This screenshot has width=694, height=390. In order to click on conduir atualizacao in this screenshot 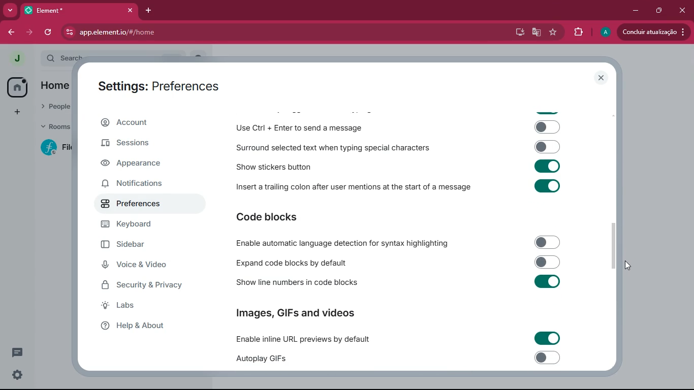, I will do `click(654, 31)`.